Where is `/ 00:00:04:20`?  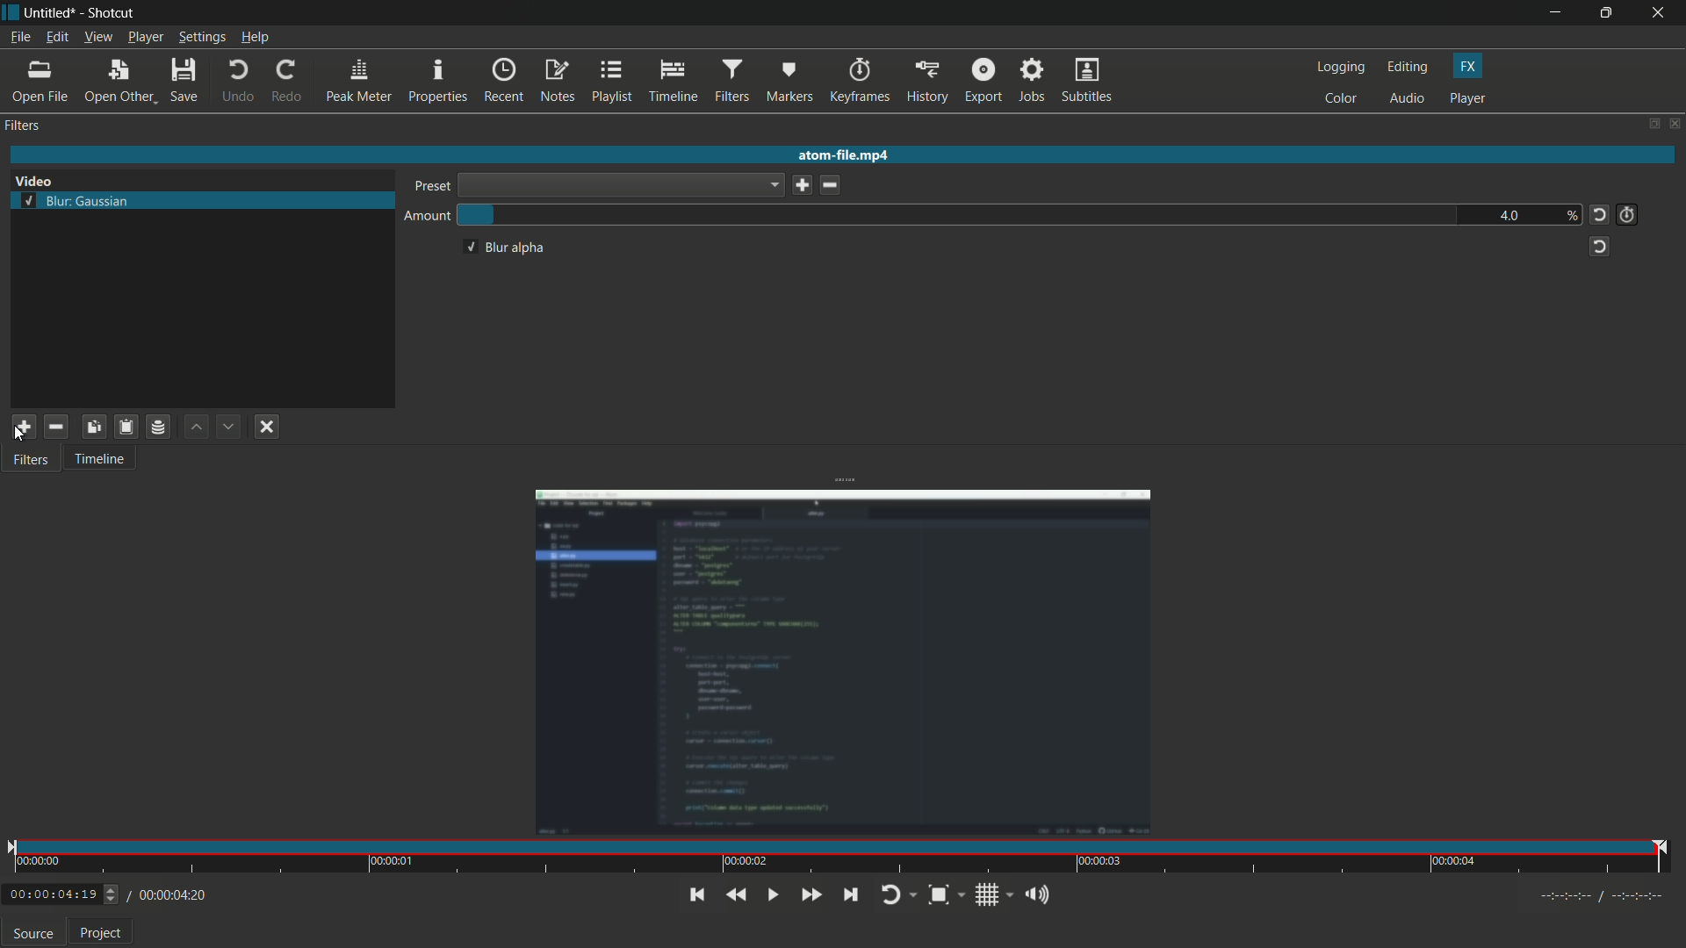
/ 00:00:04:20 is located at coordinates (168, 894).